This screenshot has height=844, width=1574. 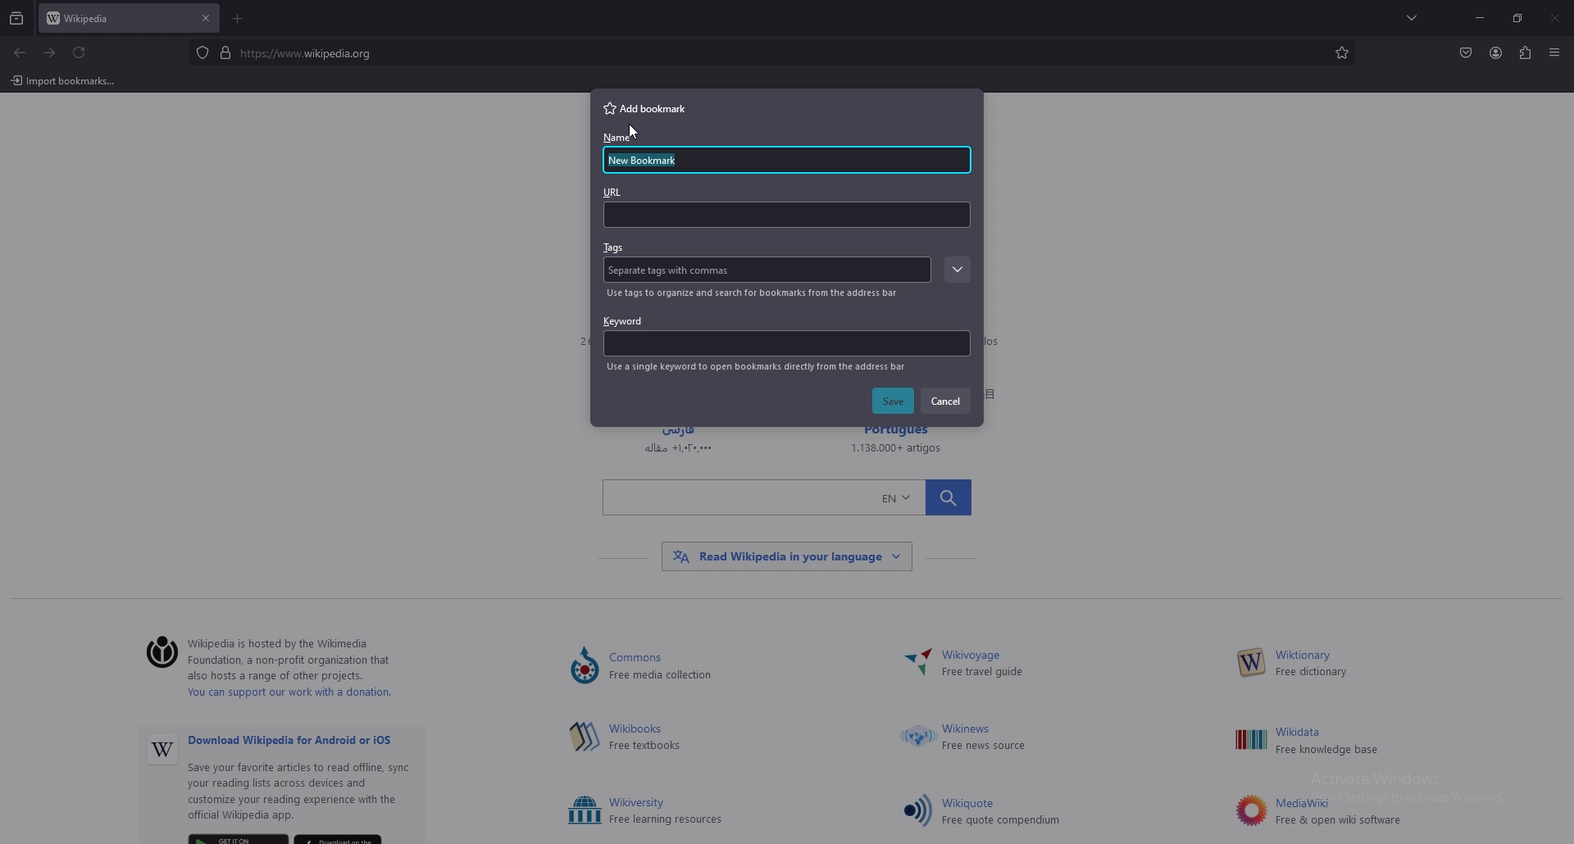 I want to click on save to pocket, so click(x=1465, y=52).